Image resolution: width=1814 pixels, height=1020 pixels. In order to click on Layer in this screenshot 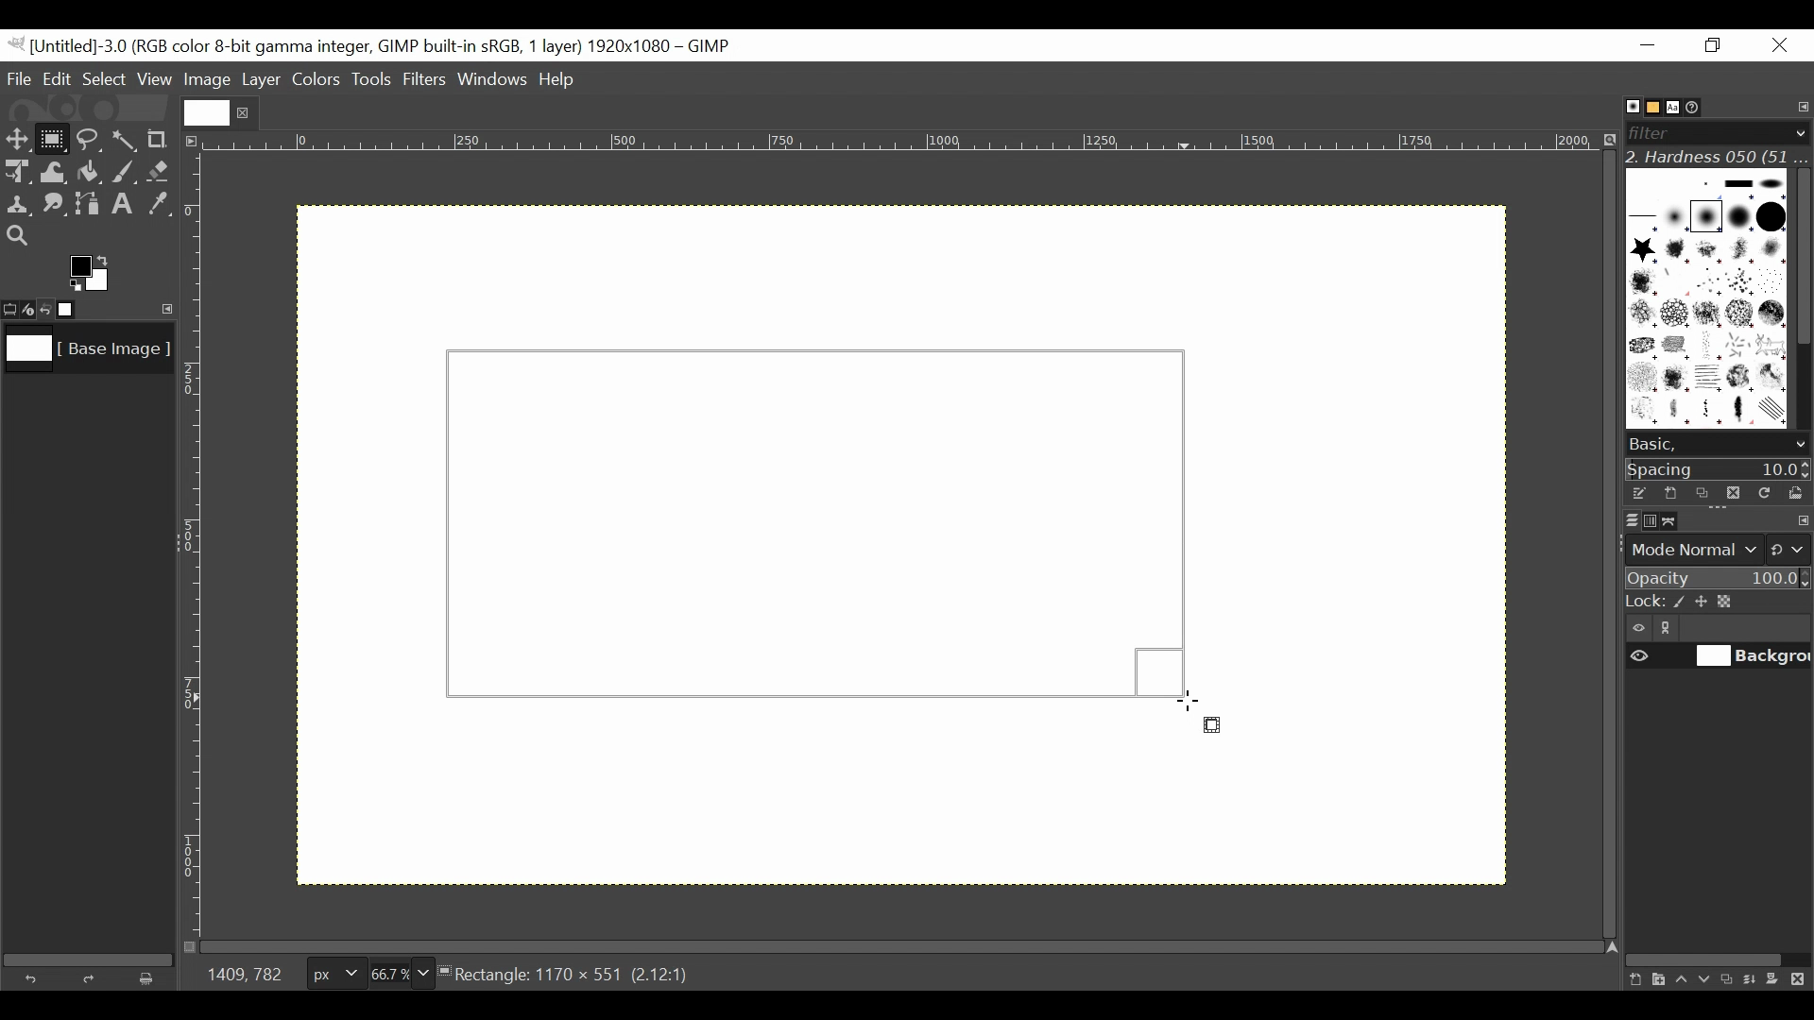, I will do `click(260, 78)`.